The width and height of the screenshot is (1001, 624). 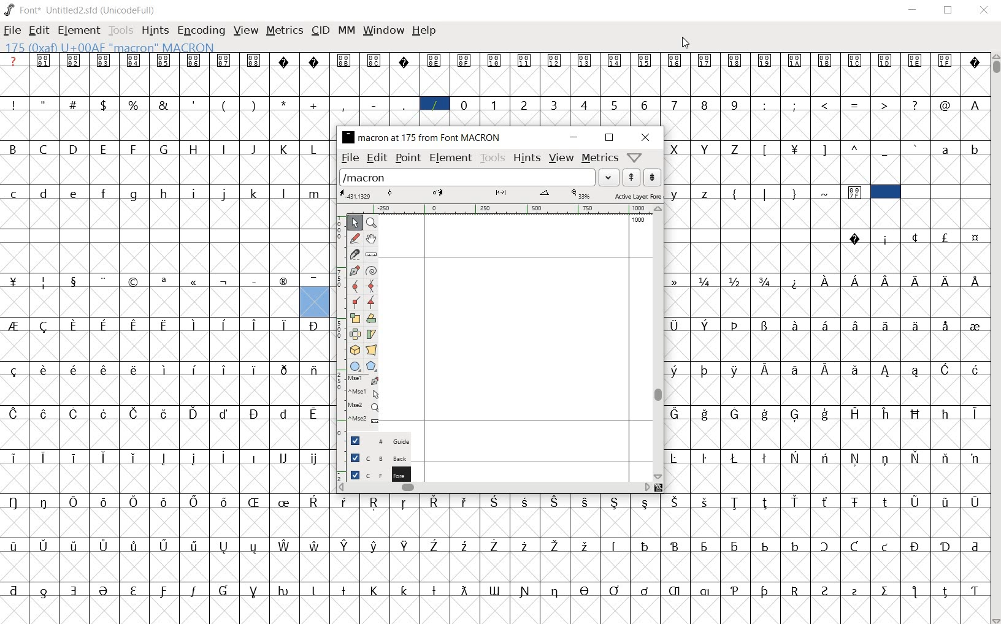 I want to click on Symbol, so click(x=286, y=546).